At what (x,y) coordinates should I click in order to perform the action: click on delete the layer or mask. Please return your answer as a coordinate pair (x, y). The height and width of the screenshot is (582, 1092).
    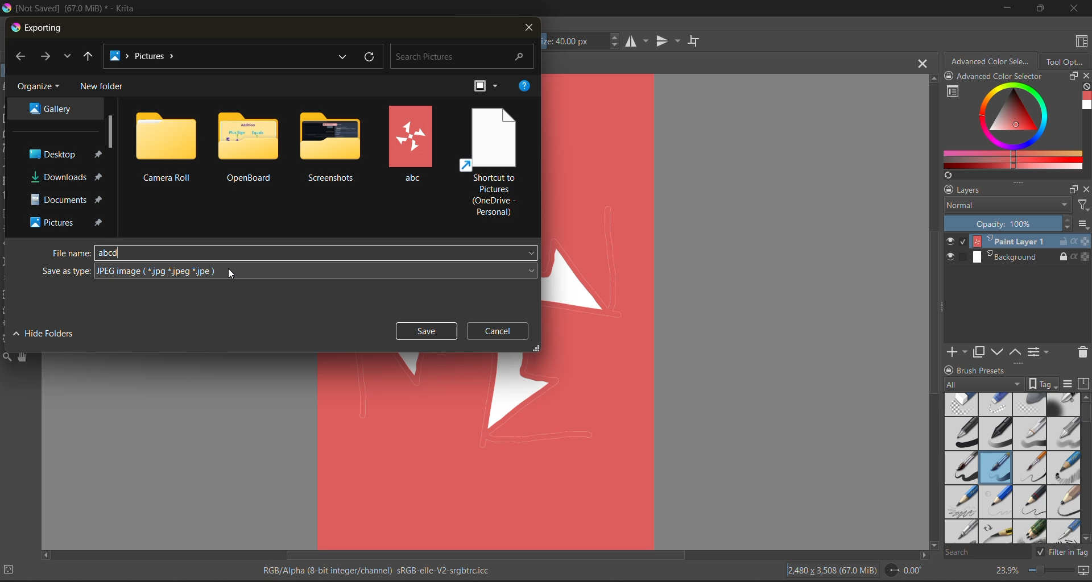
    Looking at the image, I should click on (1079, 354).